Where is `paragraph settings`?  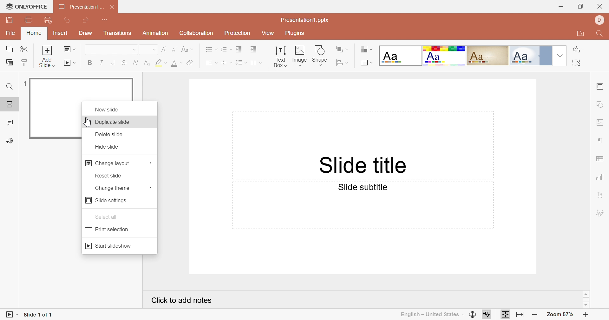 paragraph settings is located at coordinates (600, 140).